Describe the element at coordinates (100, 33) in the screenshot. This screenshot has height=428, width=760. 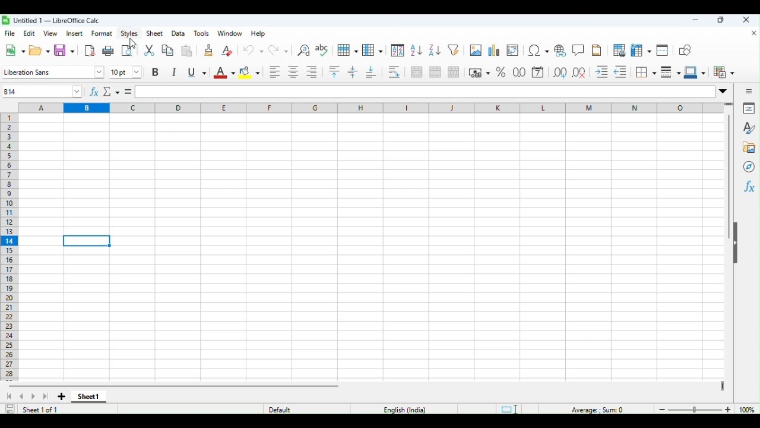
I see `Format` at that location.